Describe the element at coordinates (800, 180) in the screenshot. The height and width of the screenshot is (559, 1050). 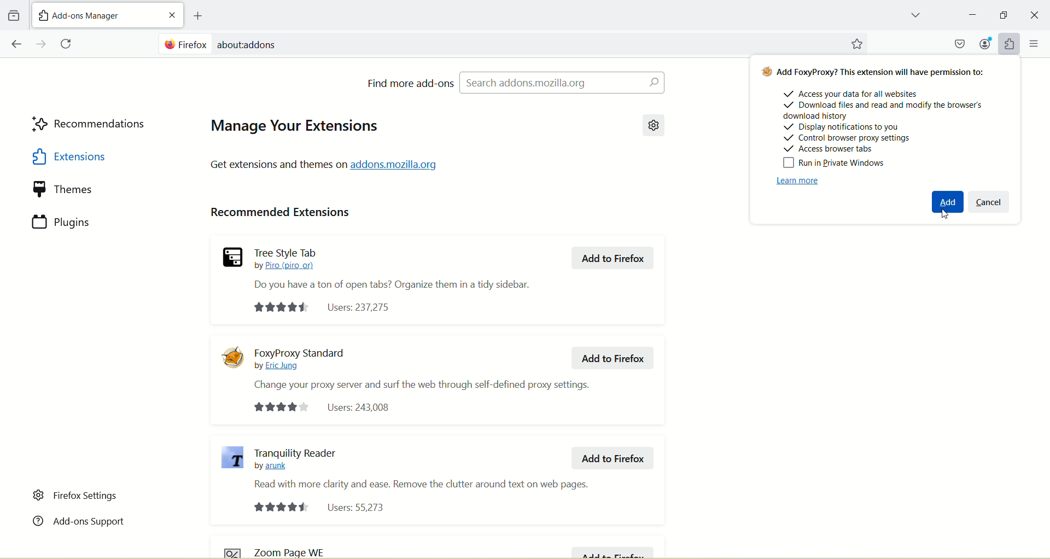
I see `Learn More` at that location.